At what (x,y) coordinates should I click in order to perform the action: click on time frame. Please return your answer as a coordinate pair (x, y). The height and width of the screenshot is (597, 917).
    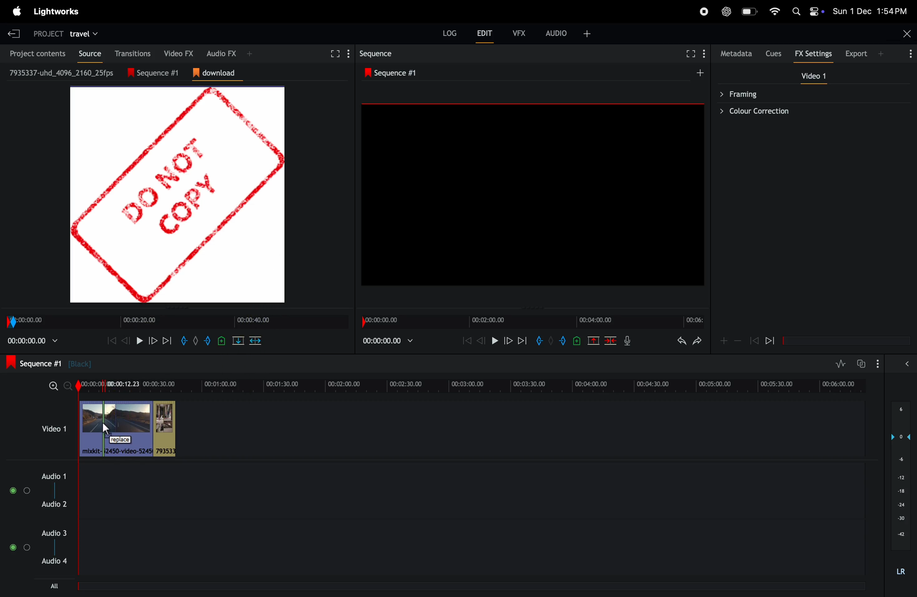
    Looking at the image, I should click on (177, 322).